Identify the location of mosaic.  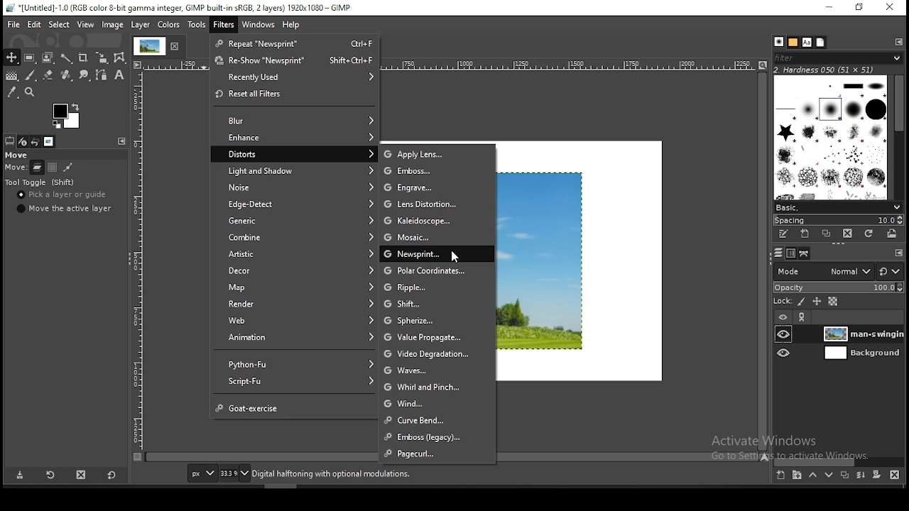
(436, 236).